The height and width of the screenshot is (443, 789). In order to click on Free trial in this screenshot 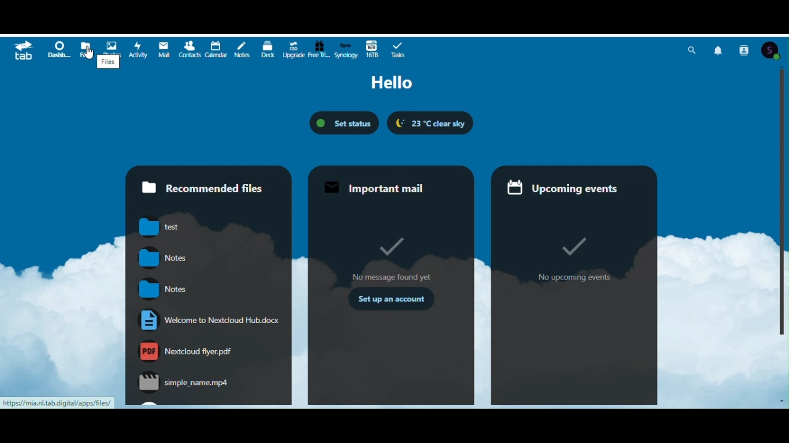, I will do `click(317, 49)`.